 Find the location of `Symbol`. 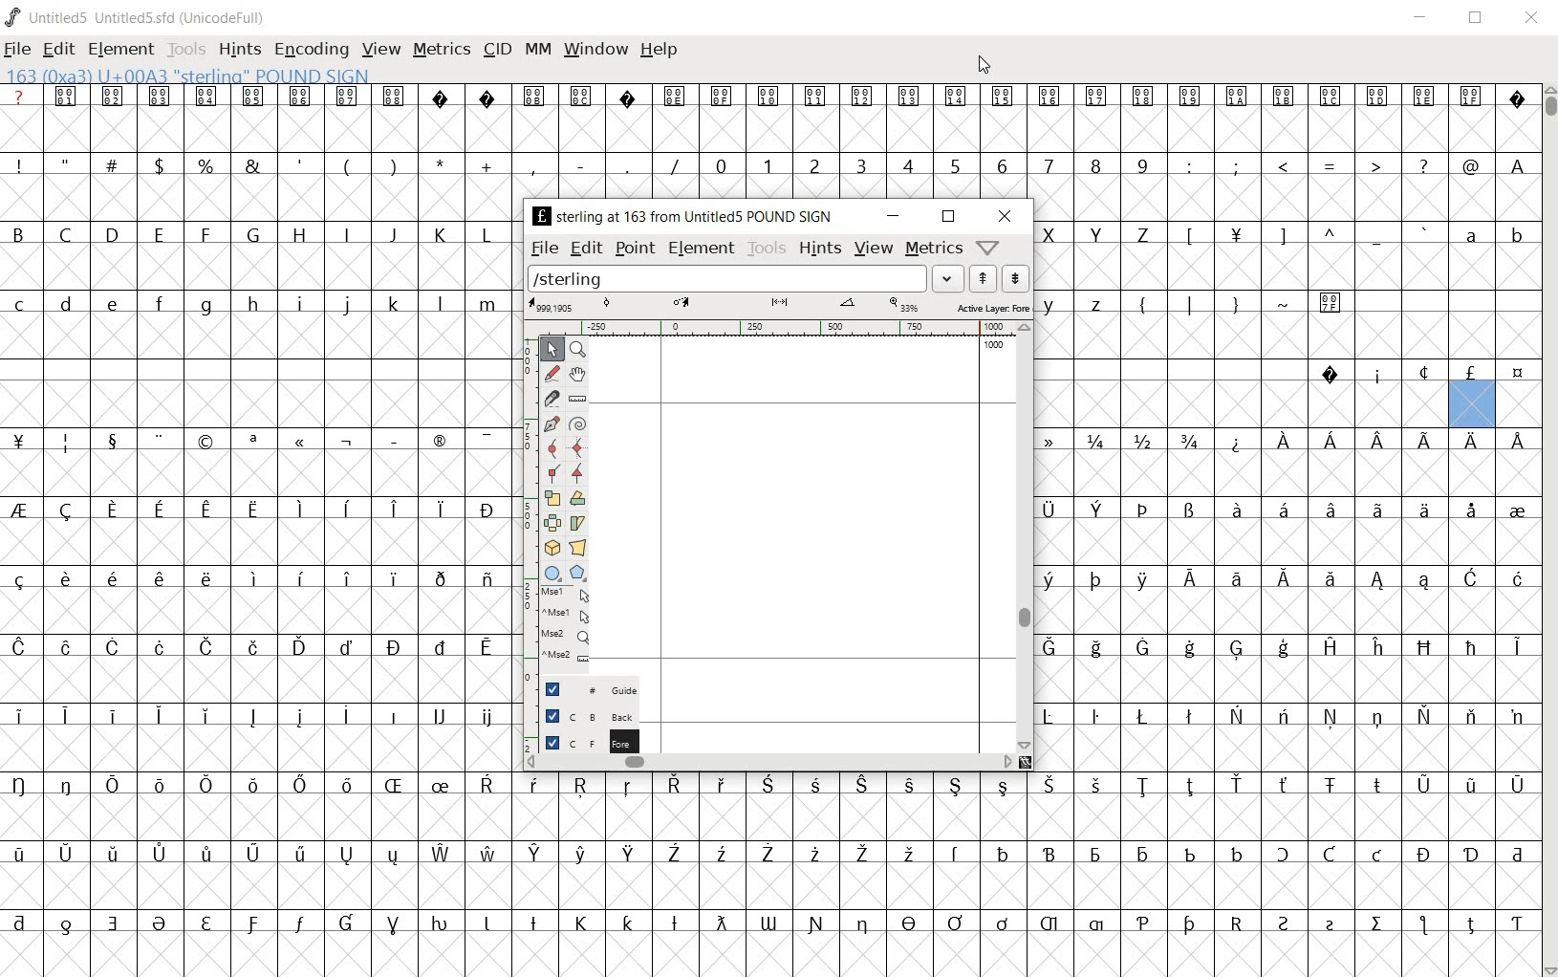

Symbol is located at coordinates (1516, 510).